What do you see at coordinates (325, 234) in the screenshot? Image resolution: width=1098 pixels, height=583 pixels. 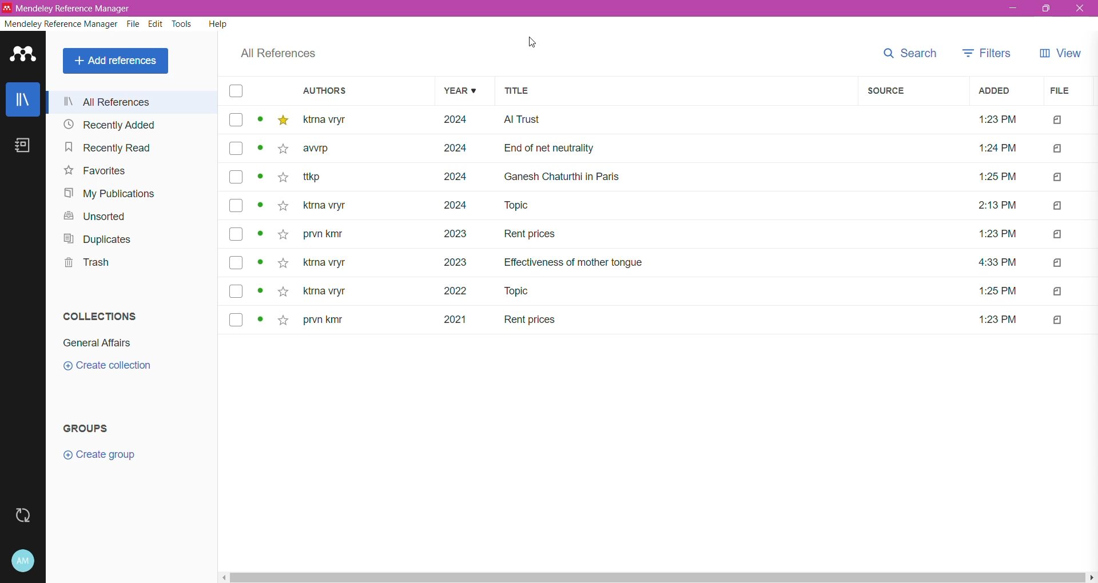 I see `pvrn kmr` at bounding box center [325, 234].